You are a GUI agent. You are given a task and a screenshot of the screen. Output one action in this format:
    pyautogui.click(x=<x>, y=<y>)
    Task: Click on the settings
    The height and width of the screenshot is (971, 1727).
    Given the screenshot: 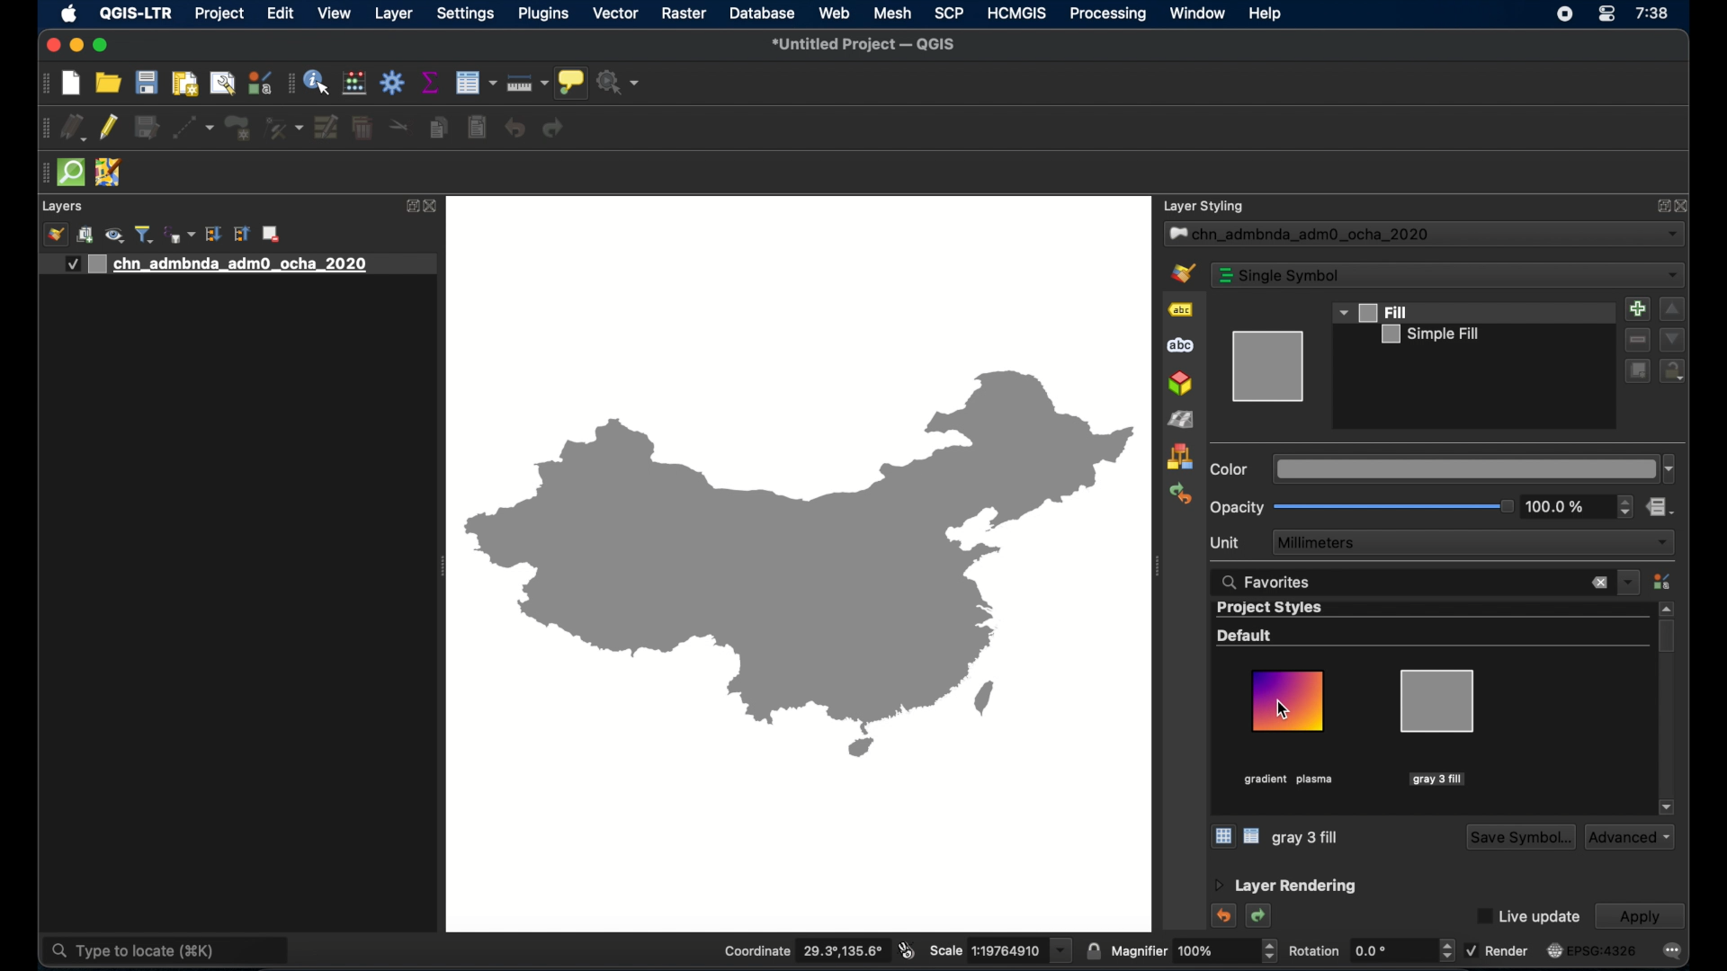 What is the action you would take?
    pyautogui.click(x=466, y=13)
    